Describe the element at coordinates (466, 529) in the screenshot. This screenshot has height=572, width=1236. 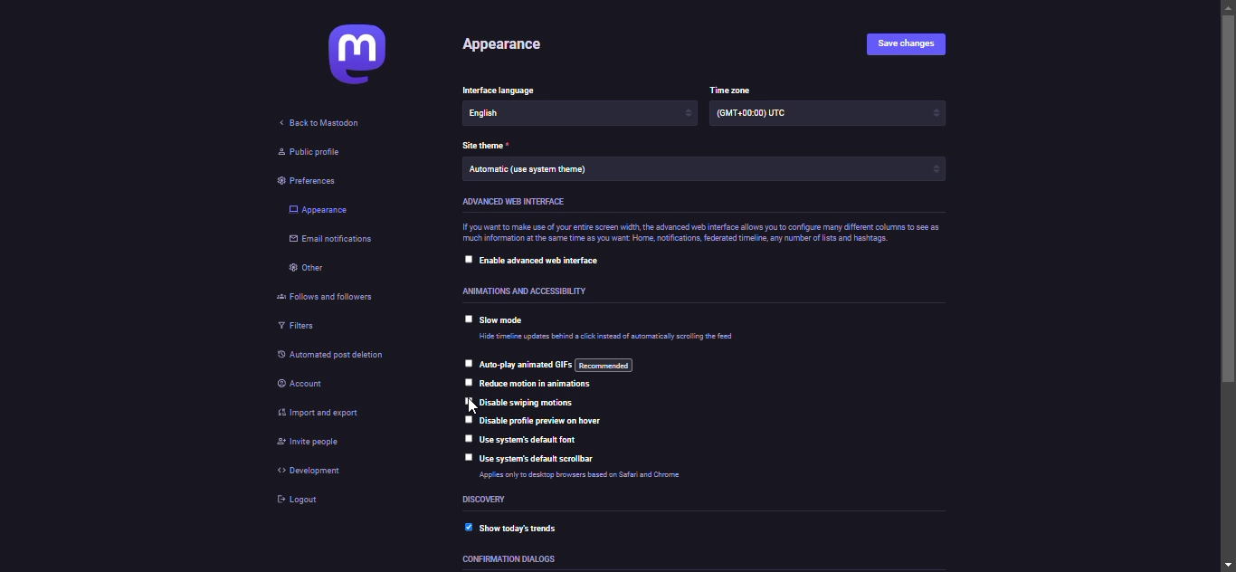
I see `enabled` at that location.